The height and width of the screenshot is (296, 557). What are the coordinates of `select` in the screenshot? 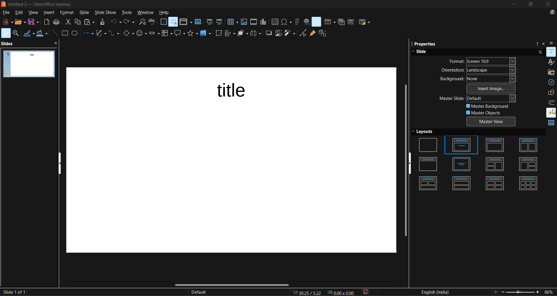 It's located at (6, 33).